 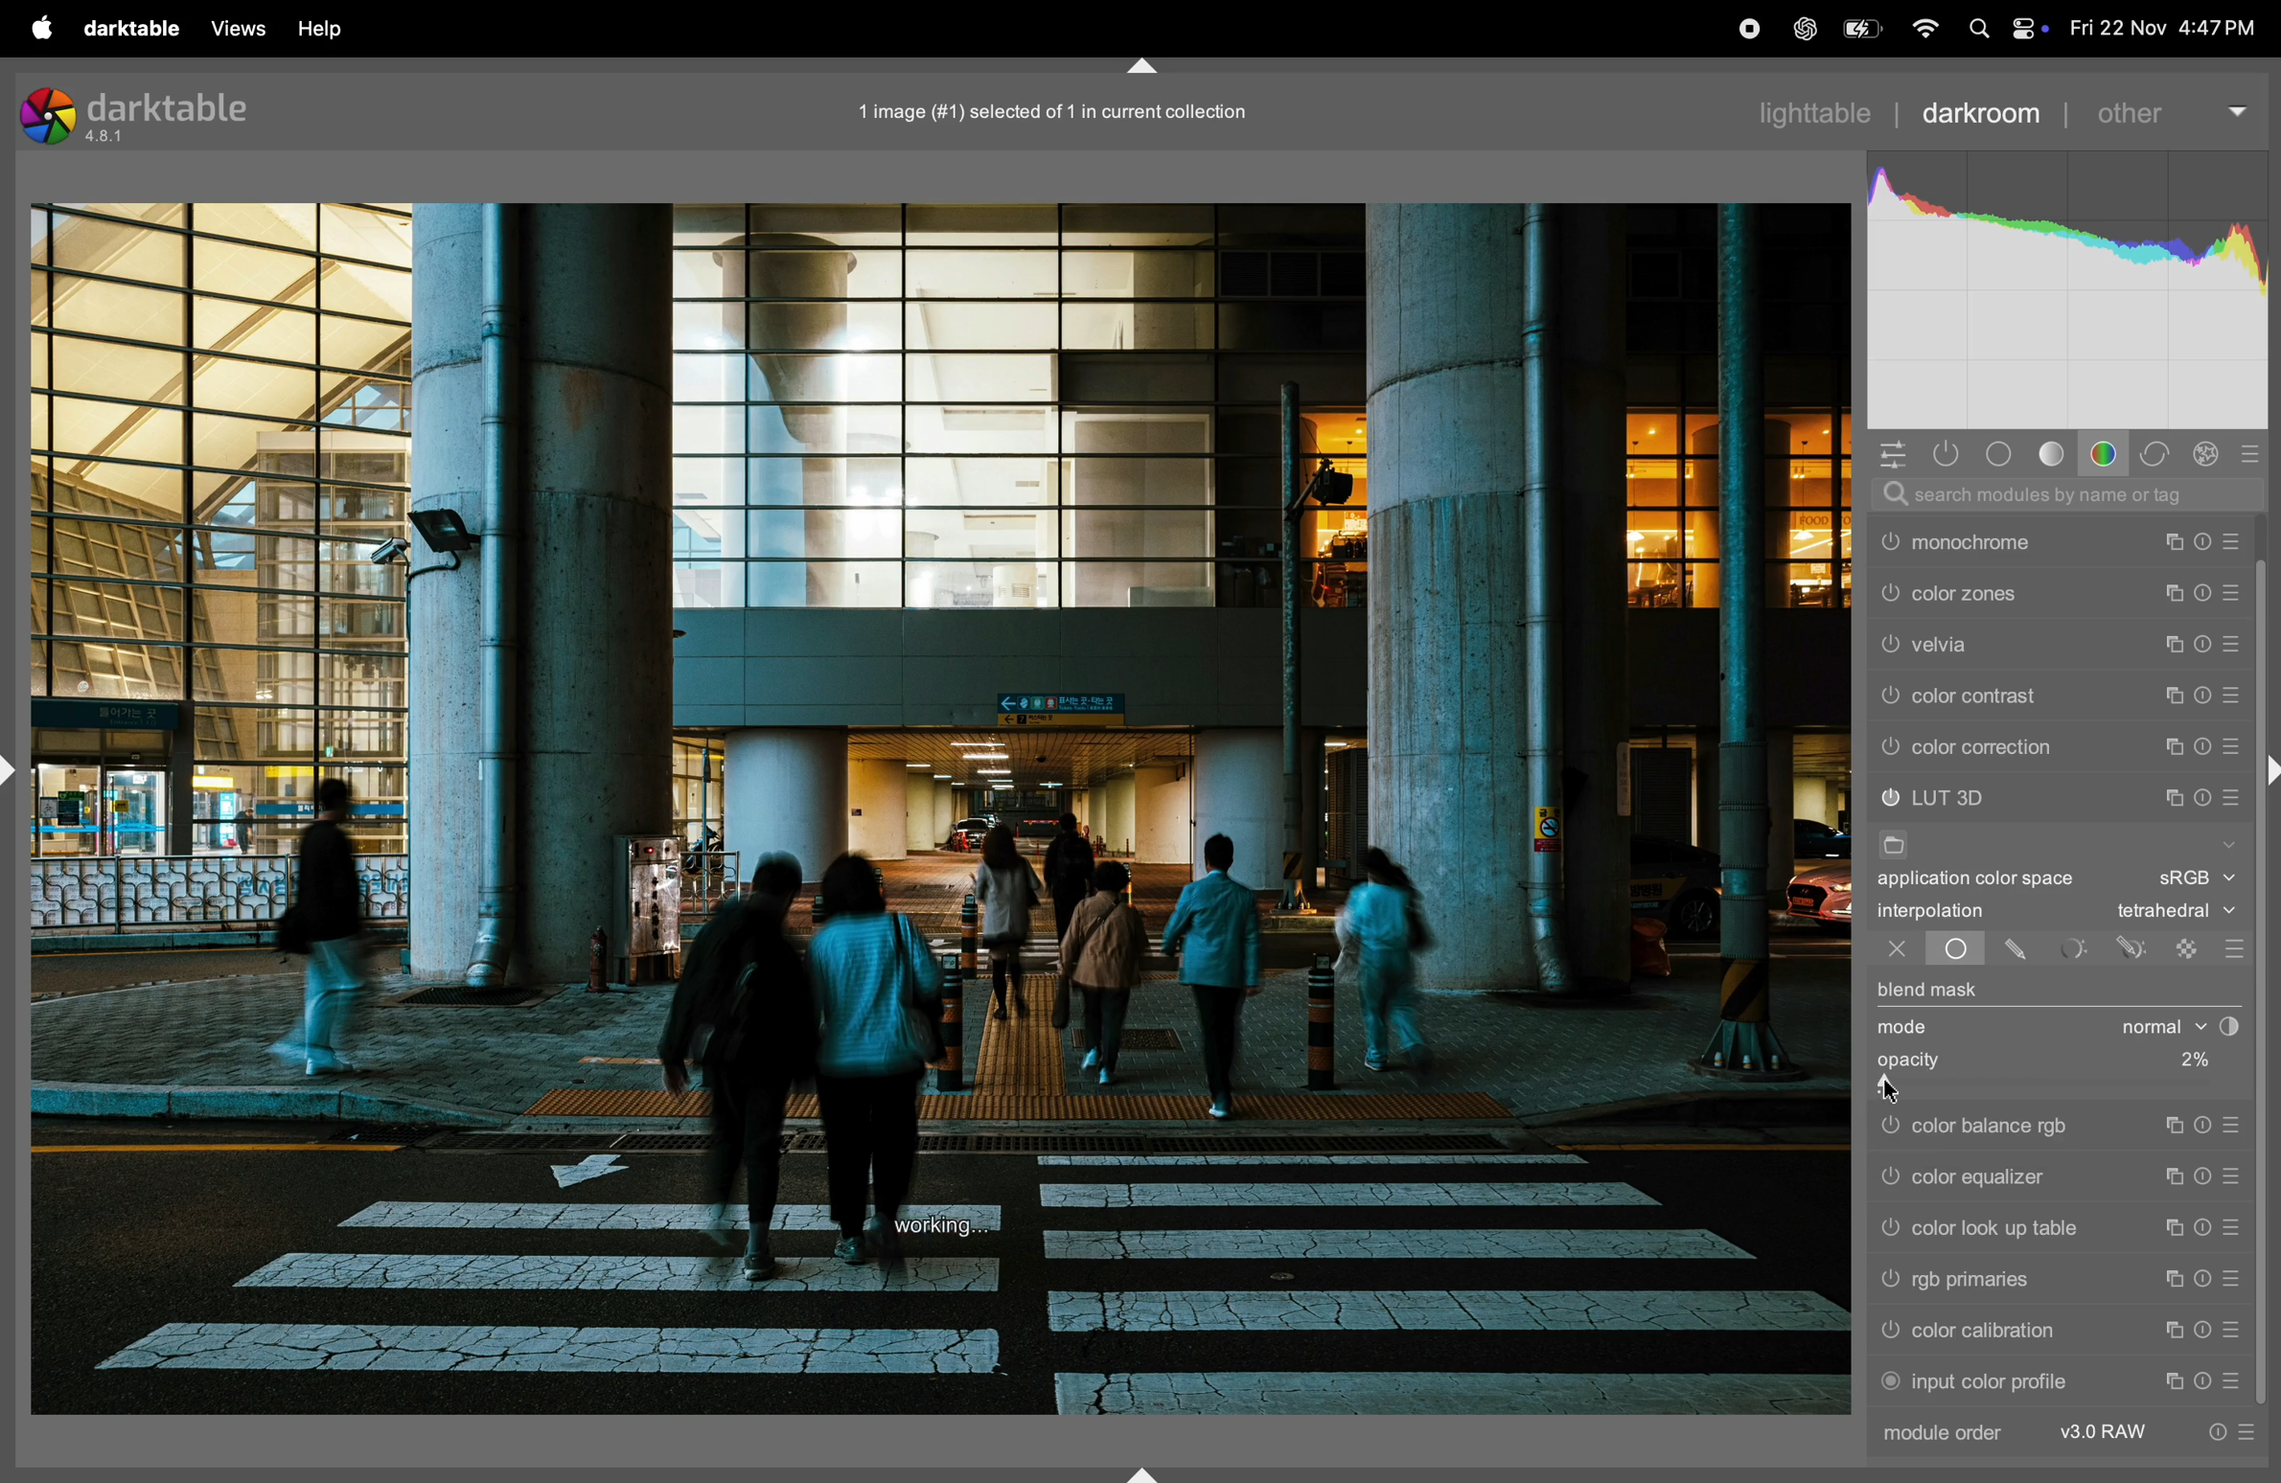 What do you see at coordinates (2206, 1180) in the screenshot?
I see `reset` at bounding box center [2206, 1180].